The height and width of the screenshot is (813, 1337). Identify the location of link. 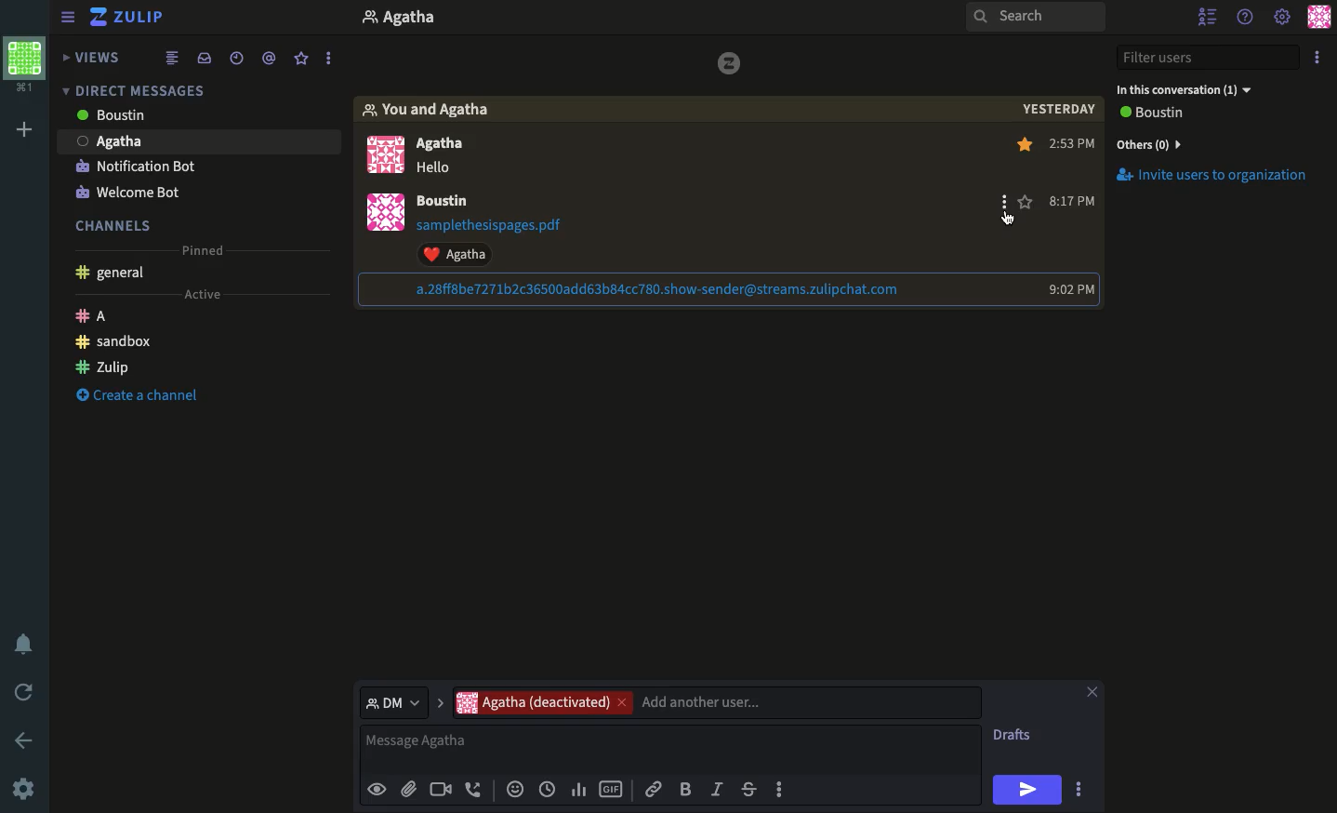
(659, 289).